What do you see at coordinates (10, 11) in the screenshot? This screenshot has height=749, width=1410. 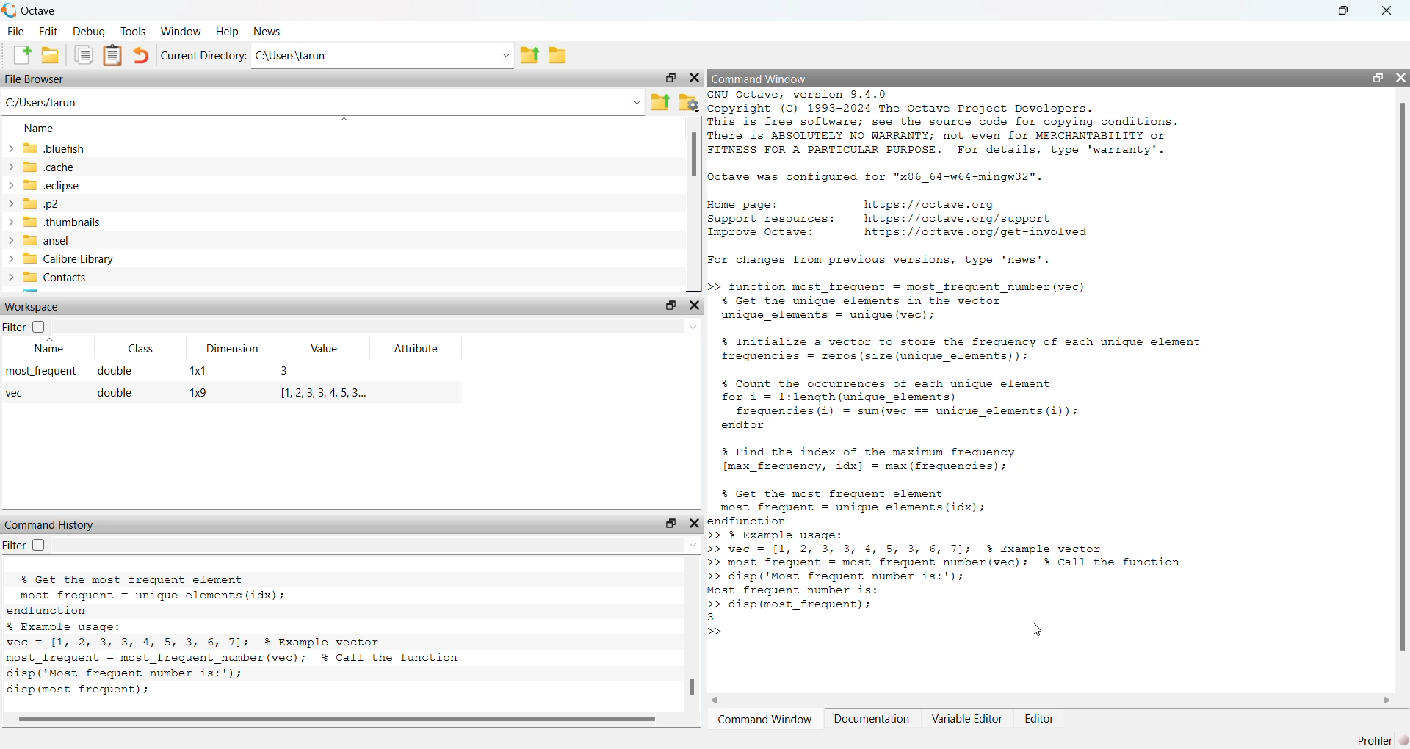 I see `Octave logo` at bounding box center [10, 11].